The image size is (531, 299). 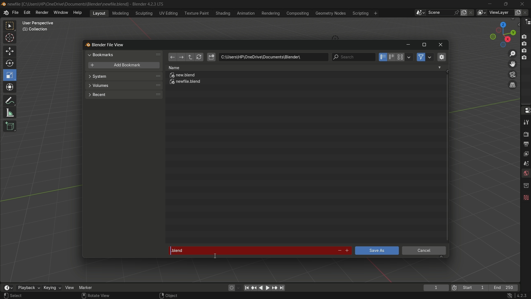 I want to click on Blender 4.2.3, so click(x=147, y=4).